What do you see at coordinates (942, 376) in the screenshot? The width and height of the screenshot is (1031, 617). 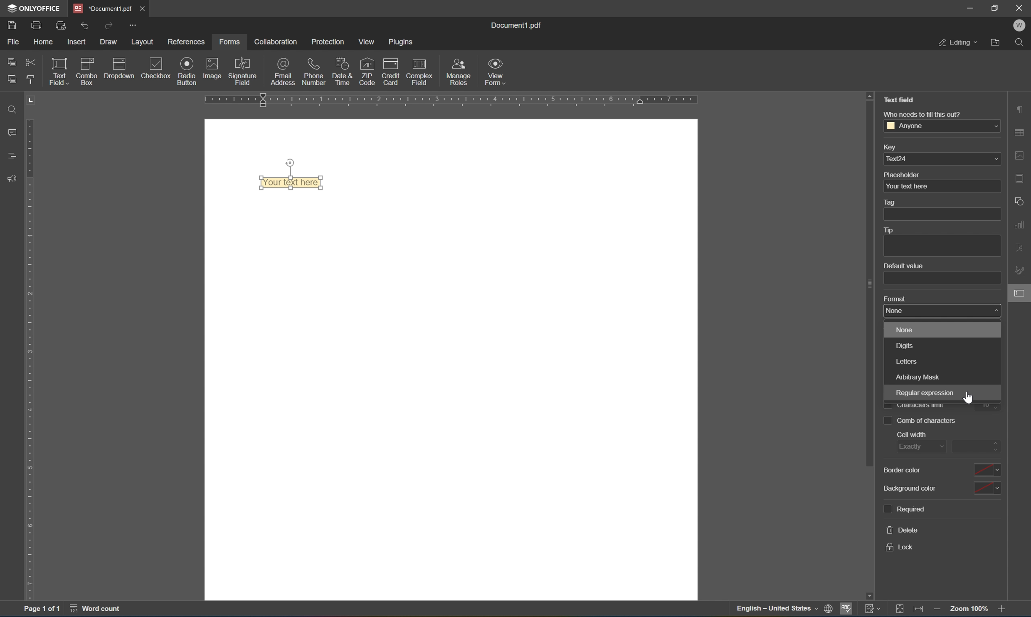 I see `arbitrary mask` at bounding box center [942, 376].